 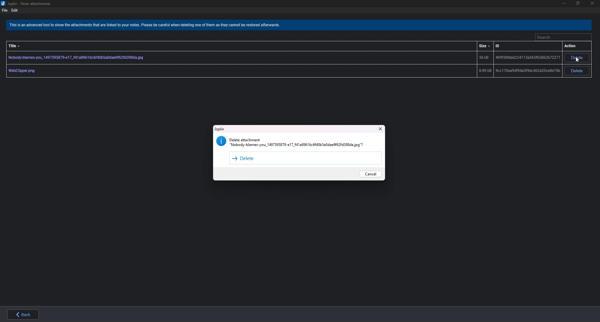 What do you see at coordinates (148, 26) in the screenshot?
I see `warning` at bounding box center [148, 26].